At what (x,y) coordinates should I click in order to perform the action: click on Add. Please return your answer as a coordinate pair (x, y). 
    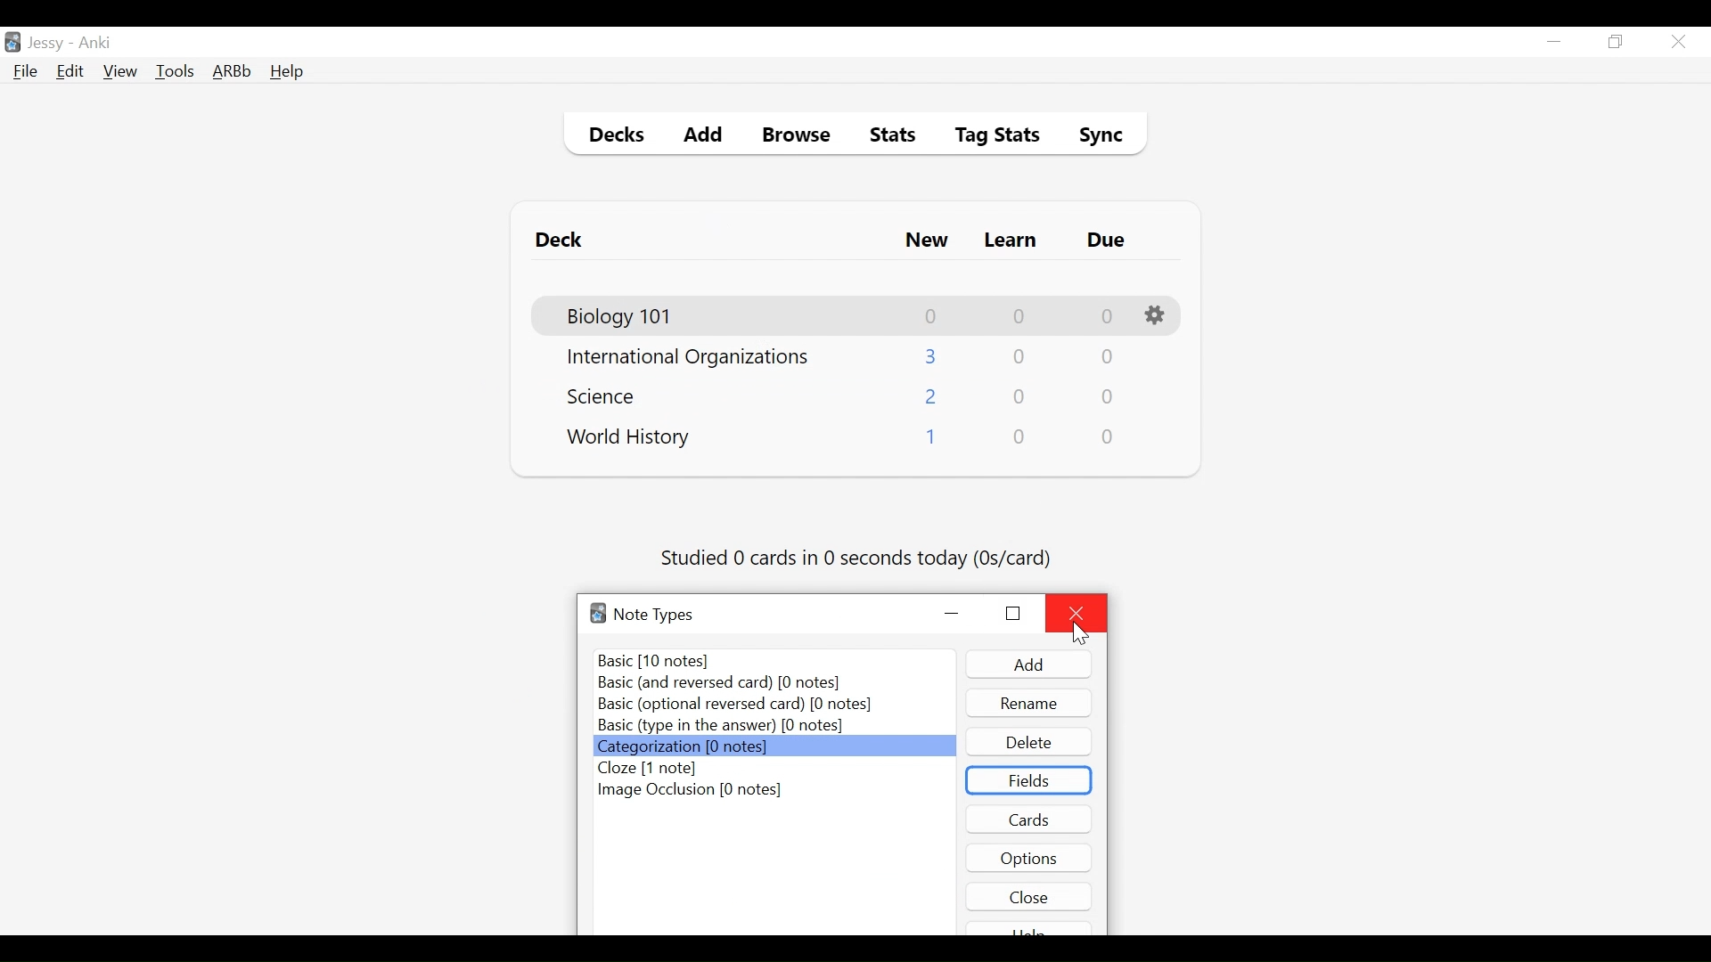
    Looking at the image, I should click on (704, 137).